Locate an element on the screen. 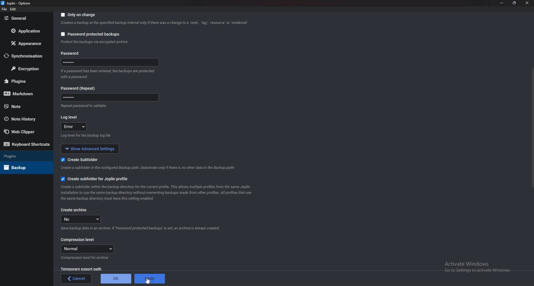 The image size is (534, 286). create archive is located at coordinates (74, 210).